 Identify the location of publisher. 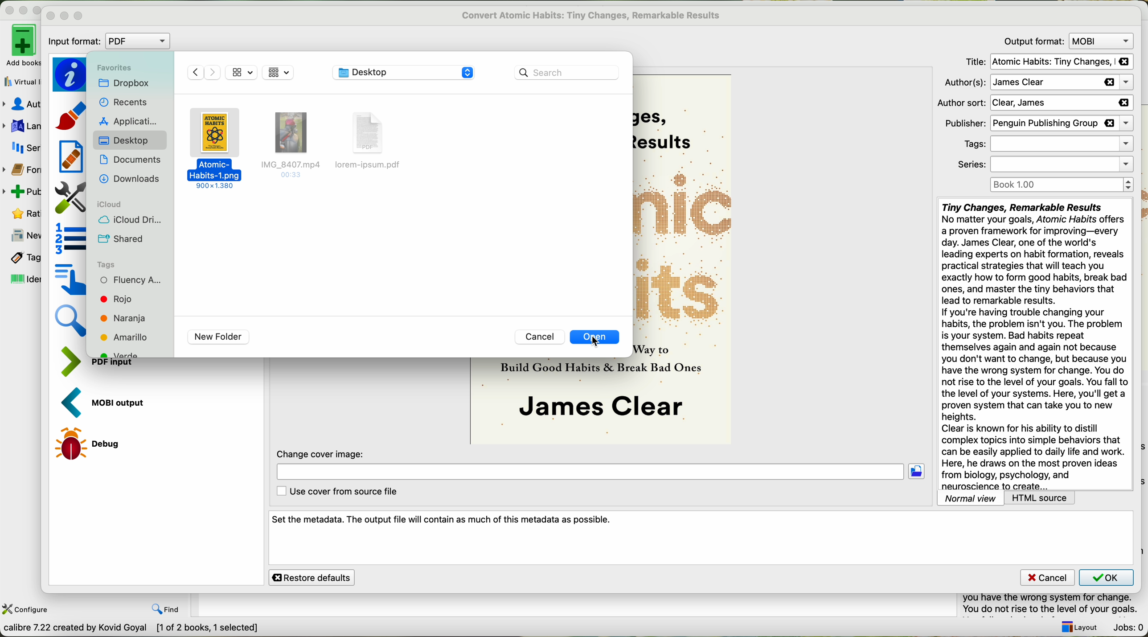
(1037, 123).